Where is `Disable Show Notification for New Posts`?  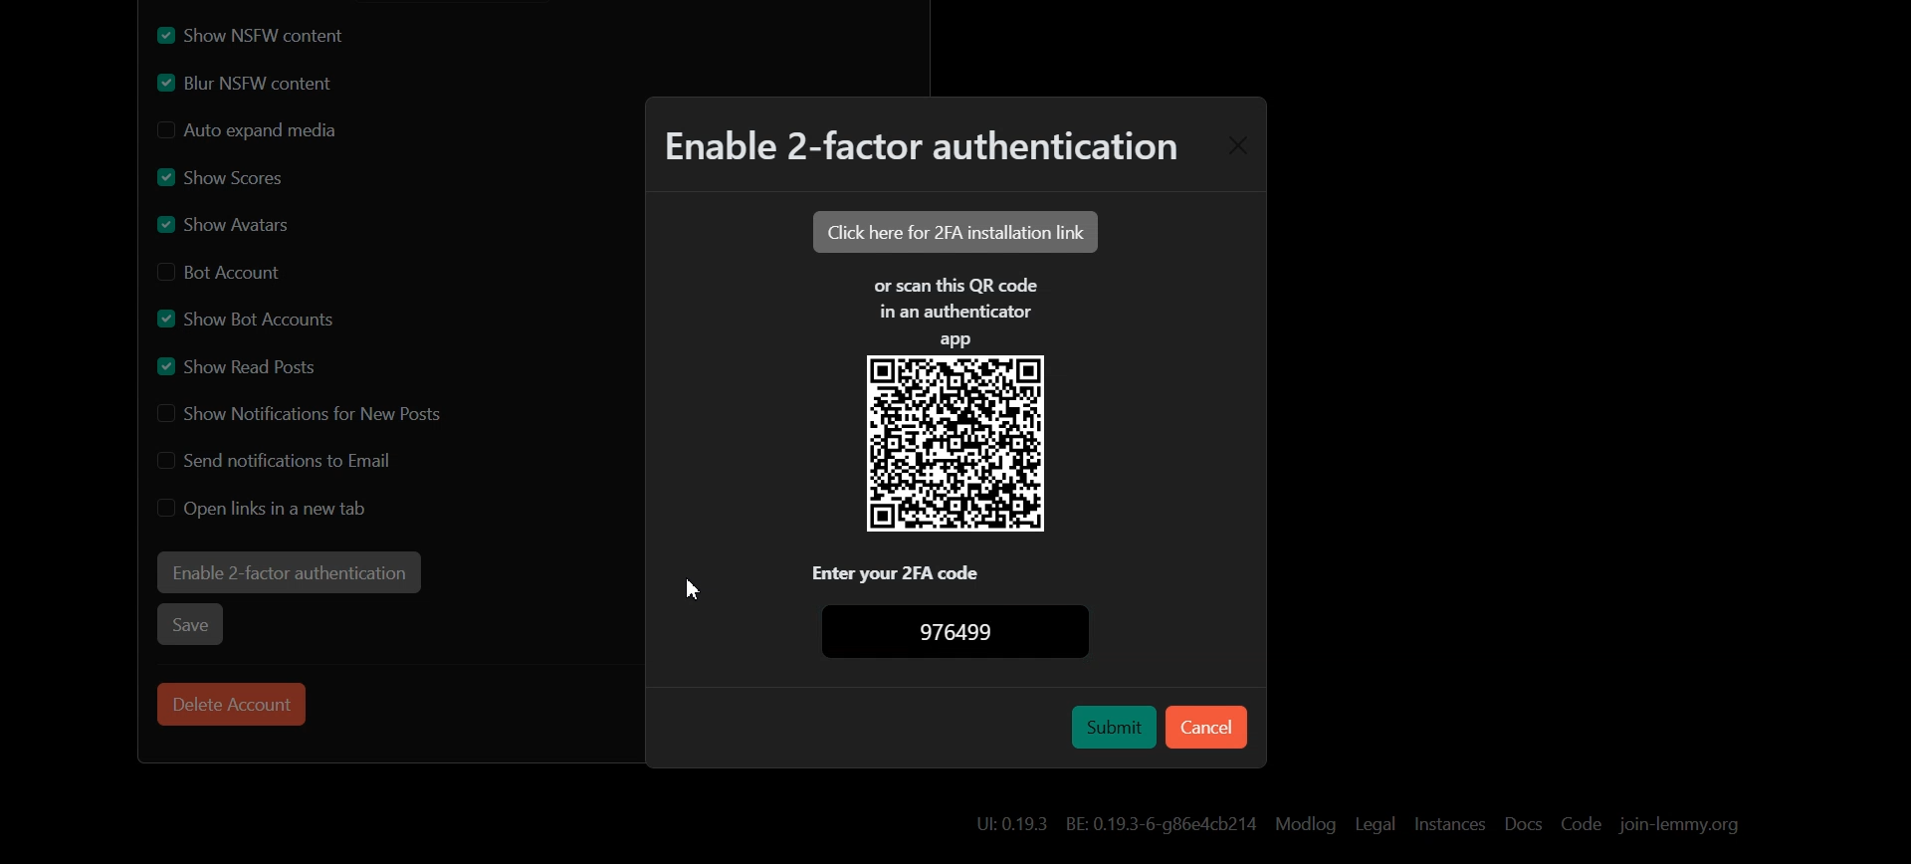 Disable Show Notification for New Posts is located at coordinates (302, 414).